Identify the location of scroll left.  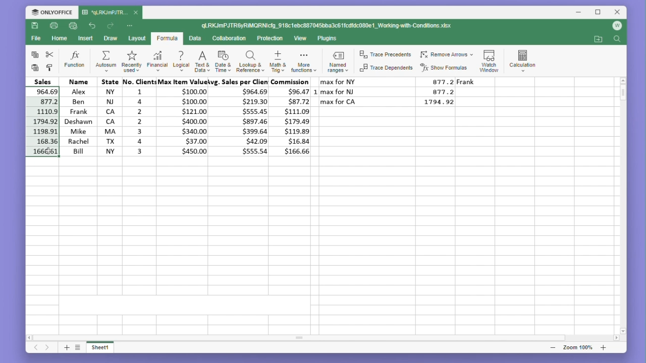
(31, 339).